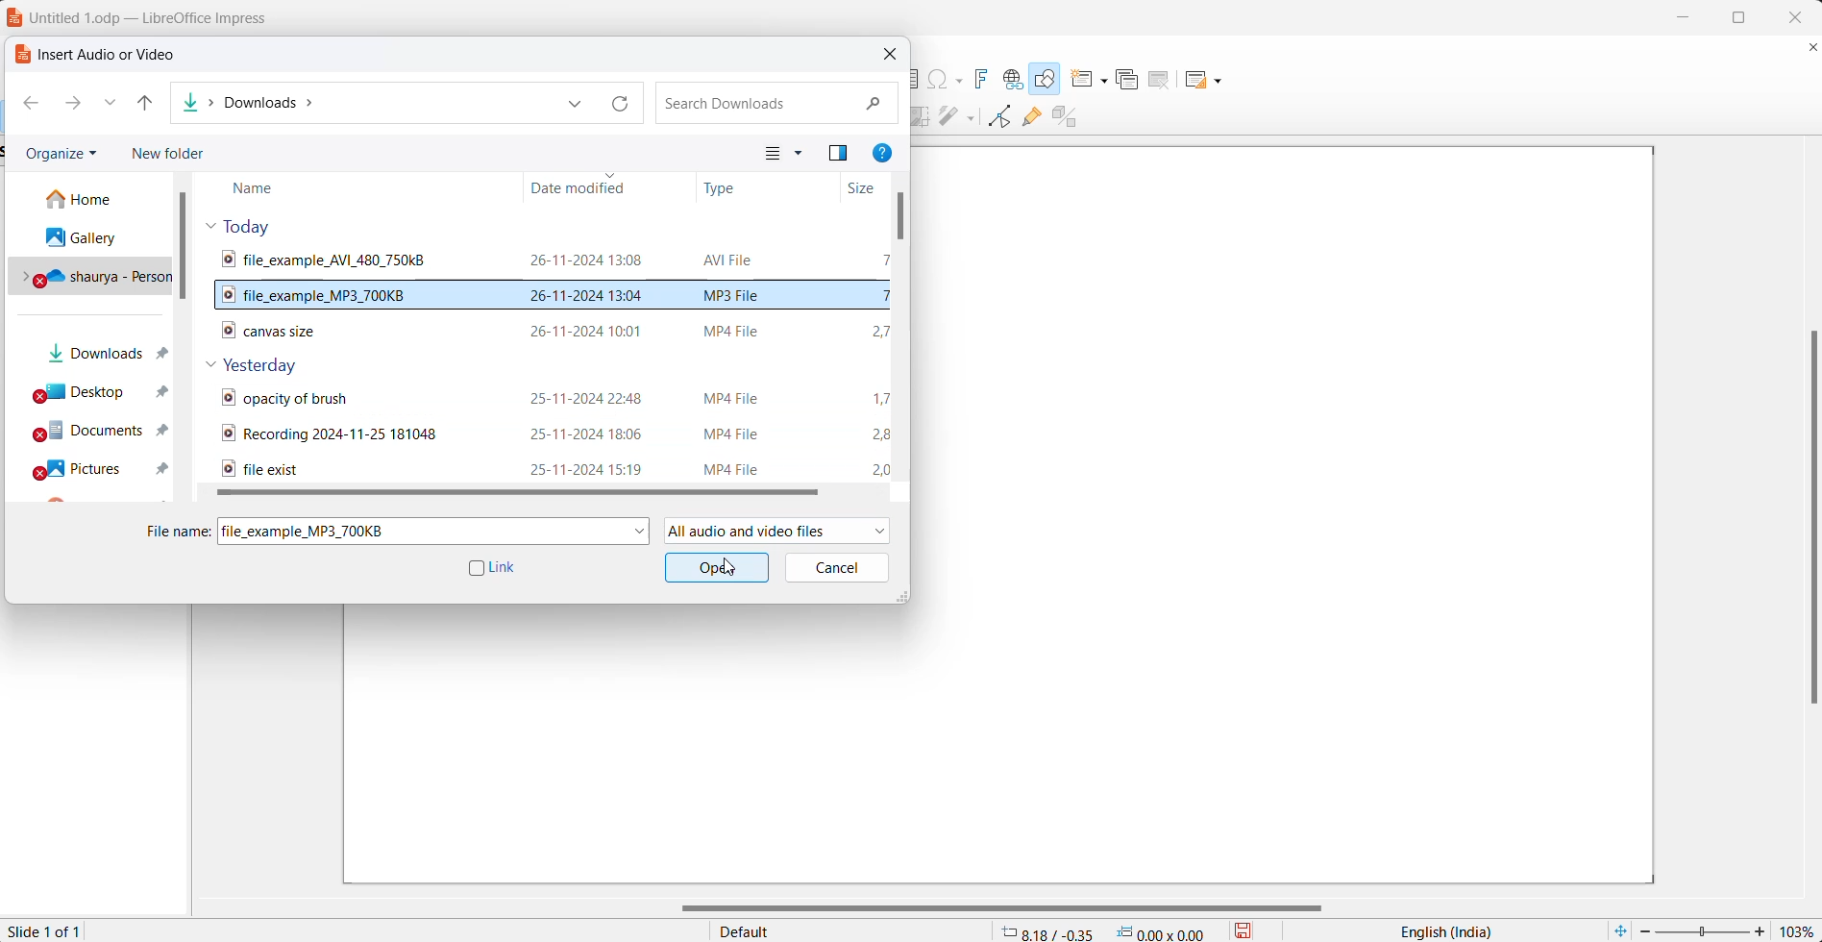  Describe the element at coordinates (1164, 80) in the screenshot. I see `delete slide` at that location.